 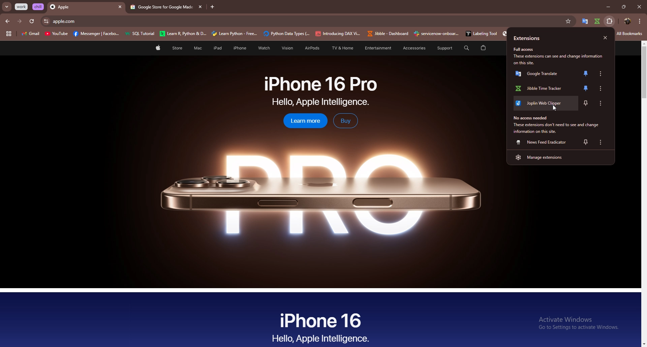 What do you see at coordinates (341, 48) in the screenshot?
I see `TV & Home` at bounding box center [341, 48].